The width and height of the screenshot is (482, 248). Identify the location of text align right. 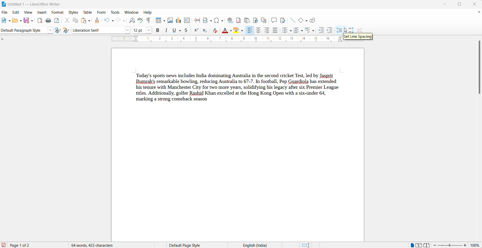
(266, 31).